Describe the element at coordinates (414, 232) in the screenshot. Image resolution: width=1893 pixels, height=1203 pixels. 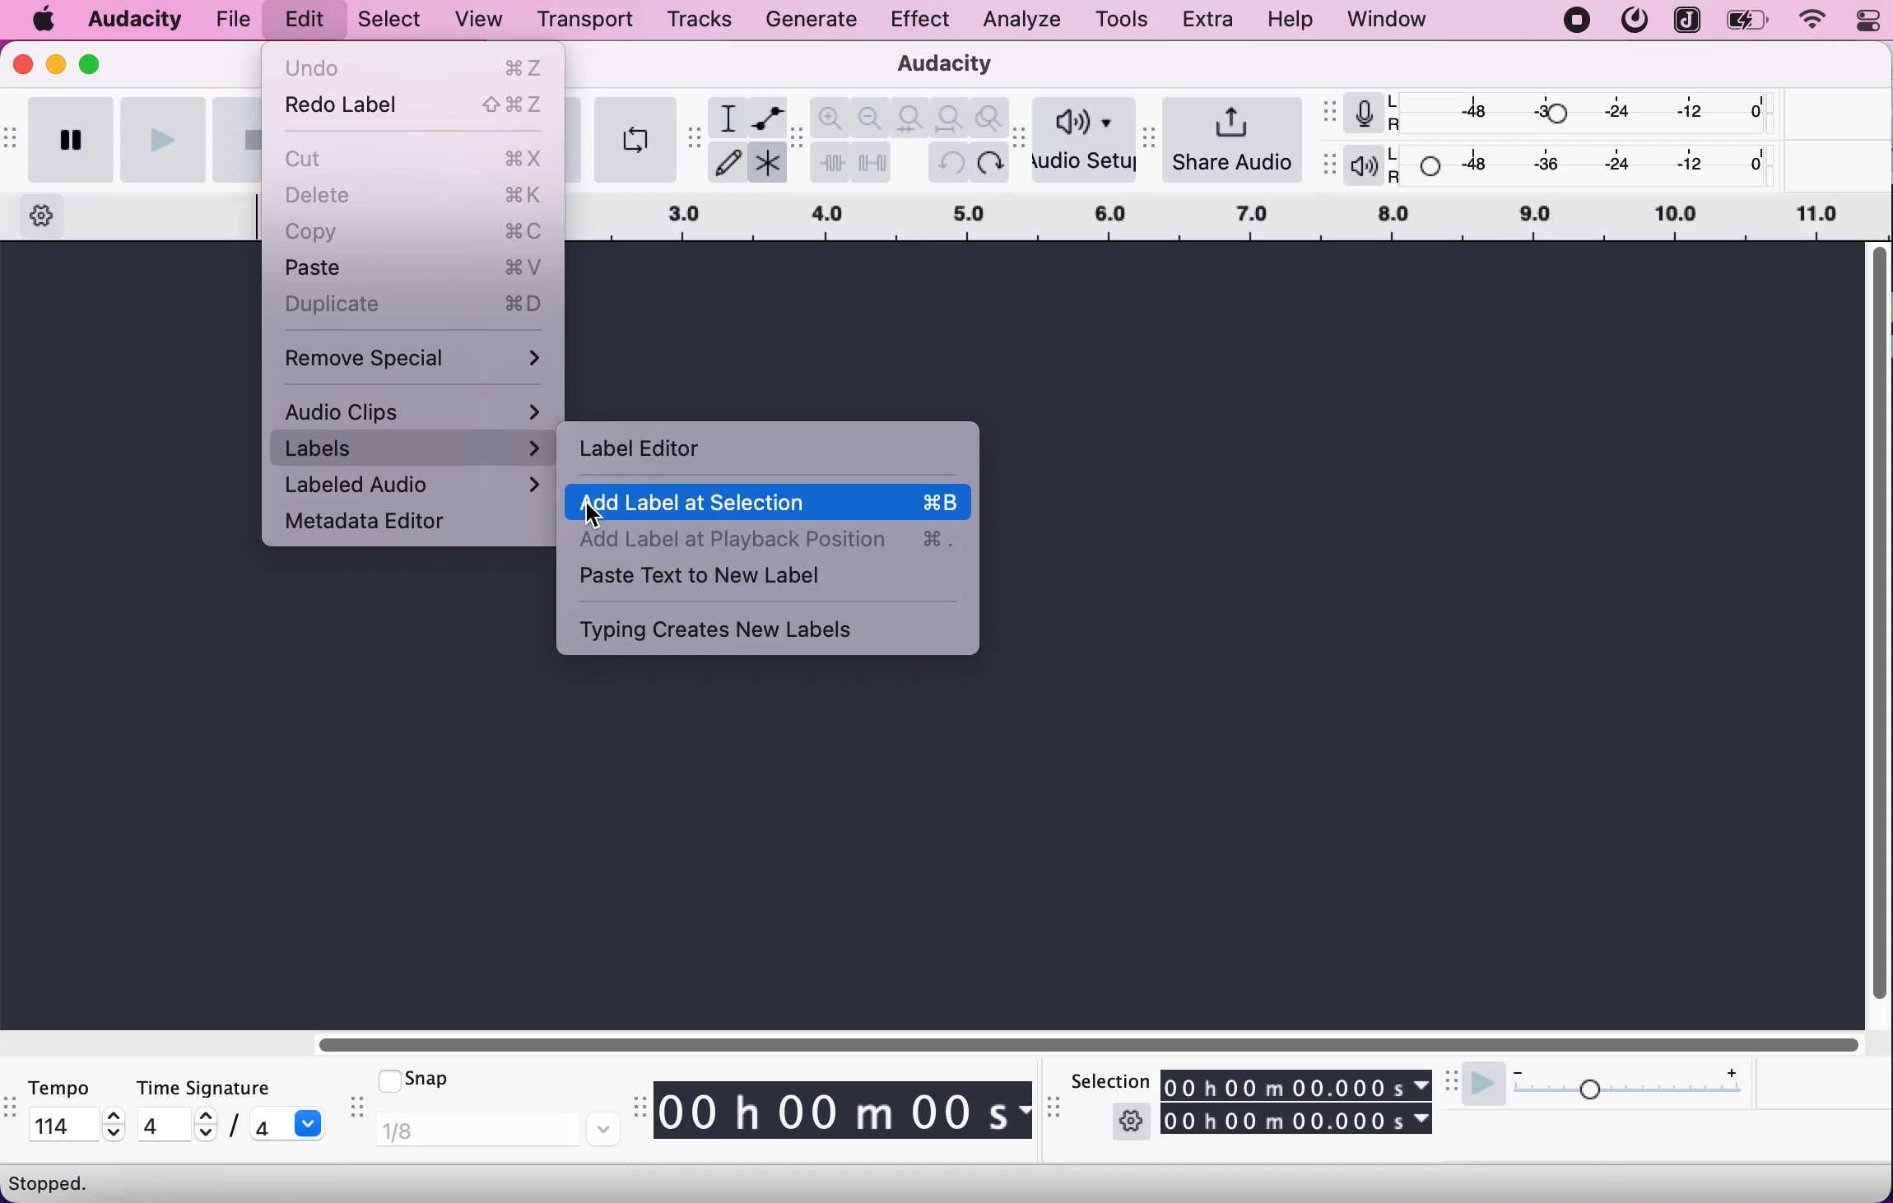
I see `copy` at that location.